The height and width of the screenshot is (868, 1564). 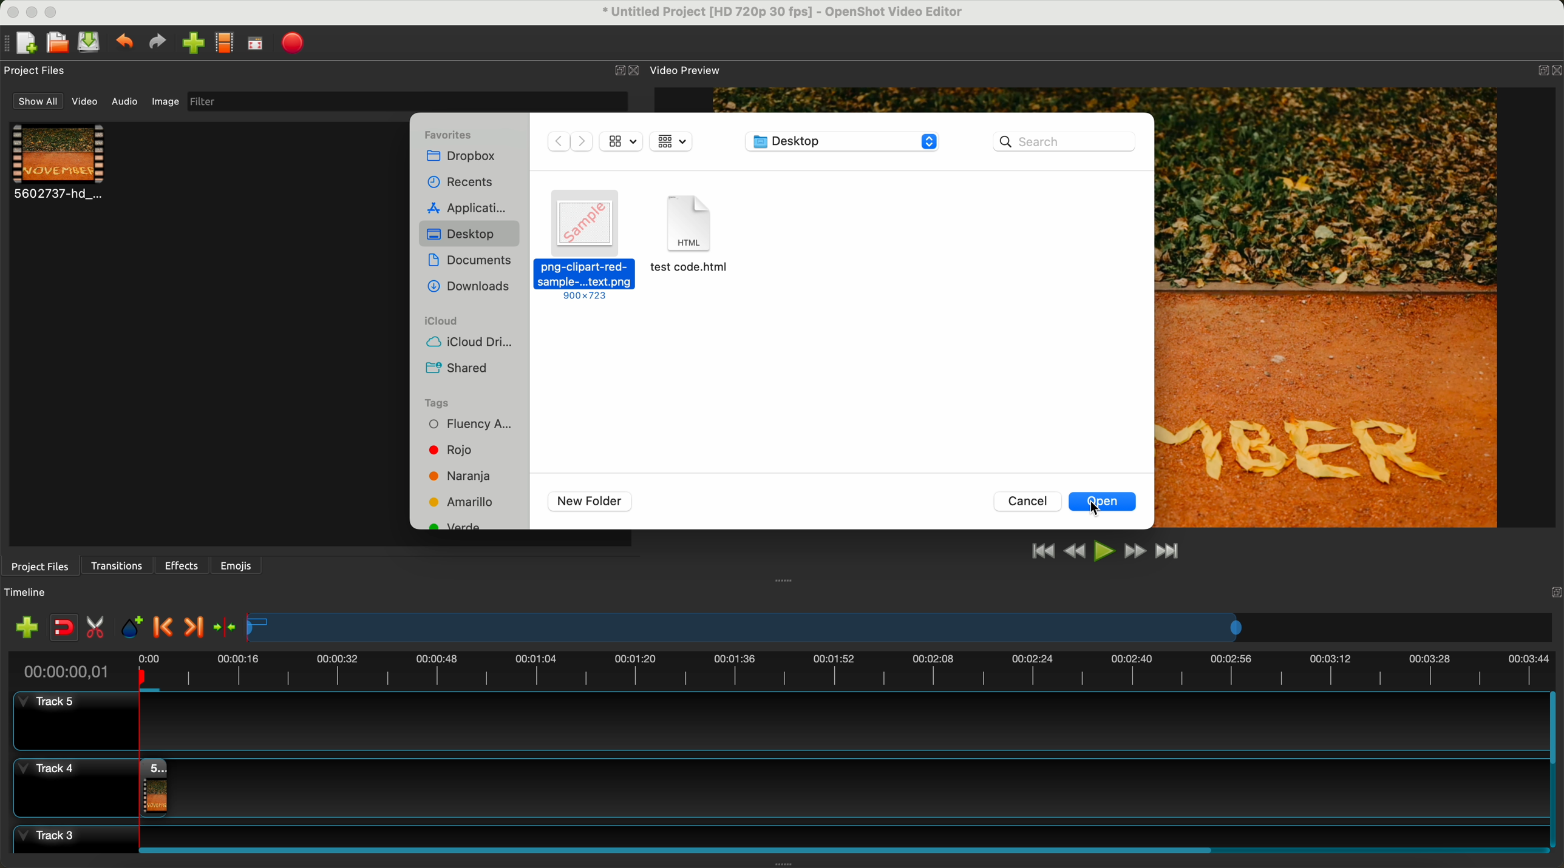 I want to click on ruency, so click(x=478, y=426).